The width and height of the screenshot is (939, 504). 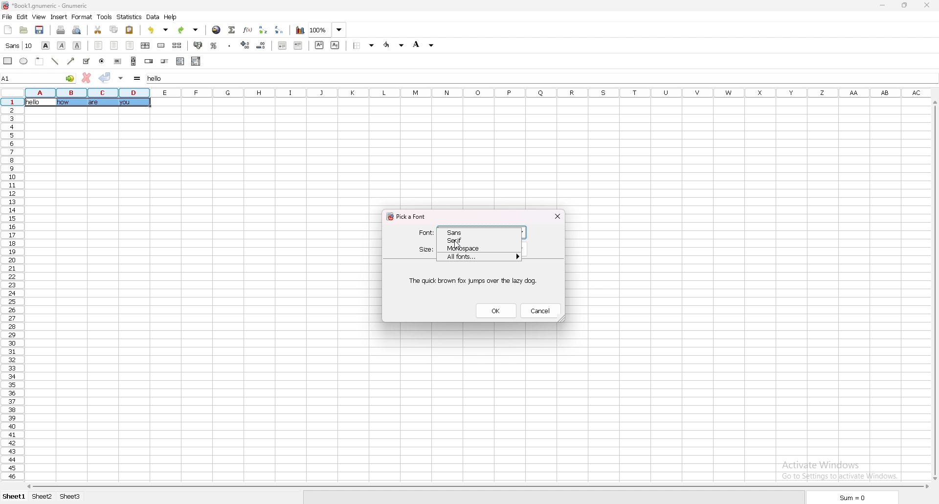 What do you see at coordinates (77, 45) in the screenshot?
I see `underline` at bounding box center [77, 45].